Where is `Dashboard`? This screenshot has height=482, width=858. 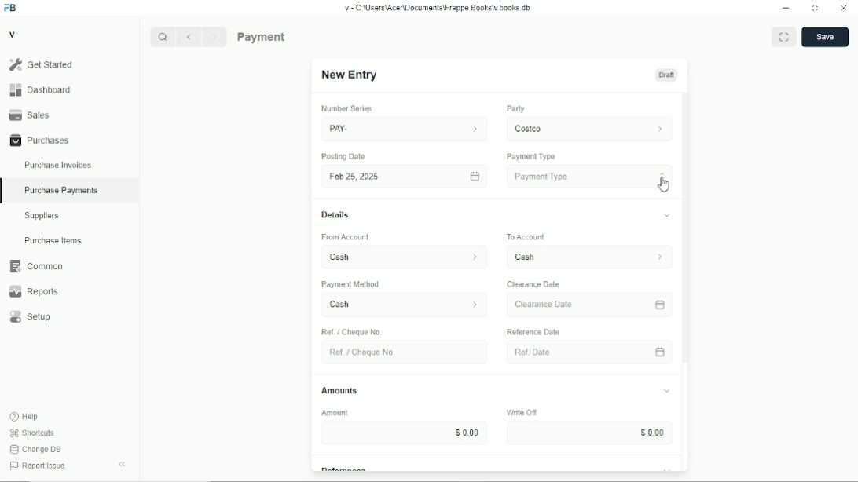 Dashboard is located at coordinates (69, 89).